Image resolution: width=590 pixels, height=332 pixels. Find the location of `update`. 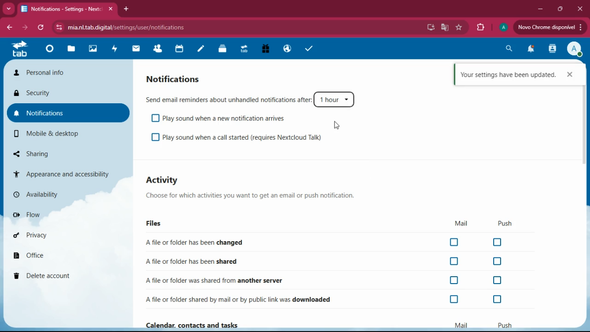

update is located at coordinates (549, 27).